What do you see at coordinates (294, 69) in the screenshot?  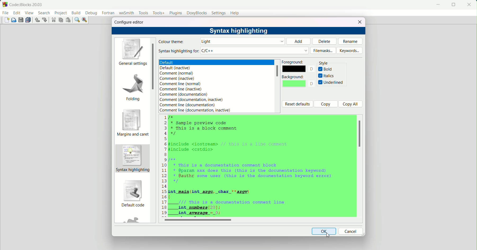 I see `color` at bounding box center [294, 69].